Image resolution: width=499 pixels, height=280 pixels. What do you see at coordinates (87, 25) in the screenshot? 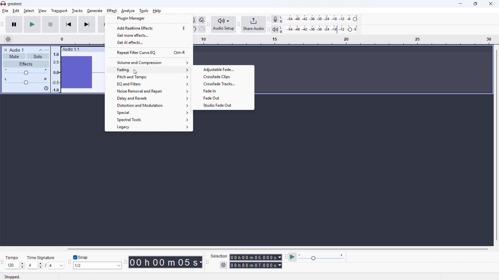
I see `Skip to end ` at bounding box center [87, 25].